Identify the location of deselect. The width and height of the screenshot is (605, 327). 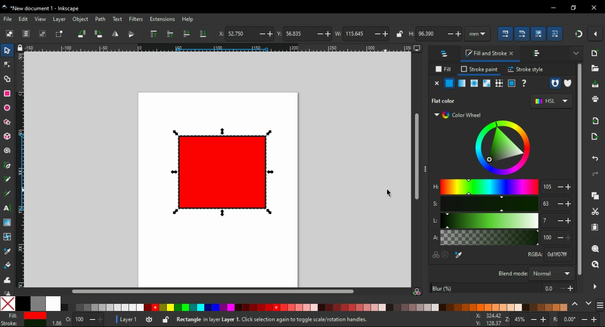
(43, 34).